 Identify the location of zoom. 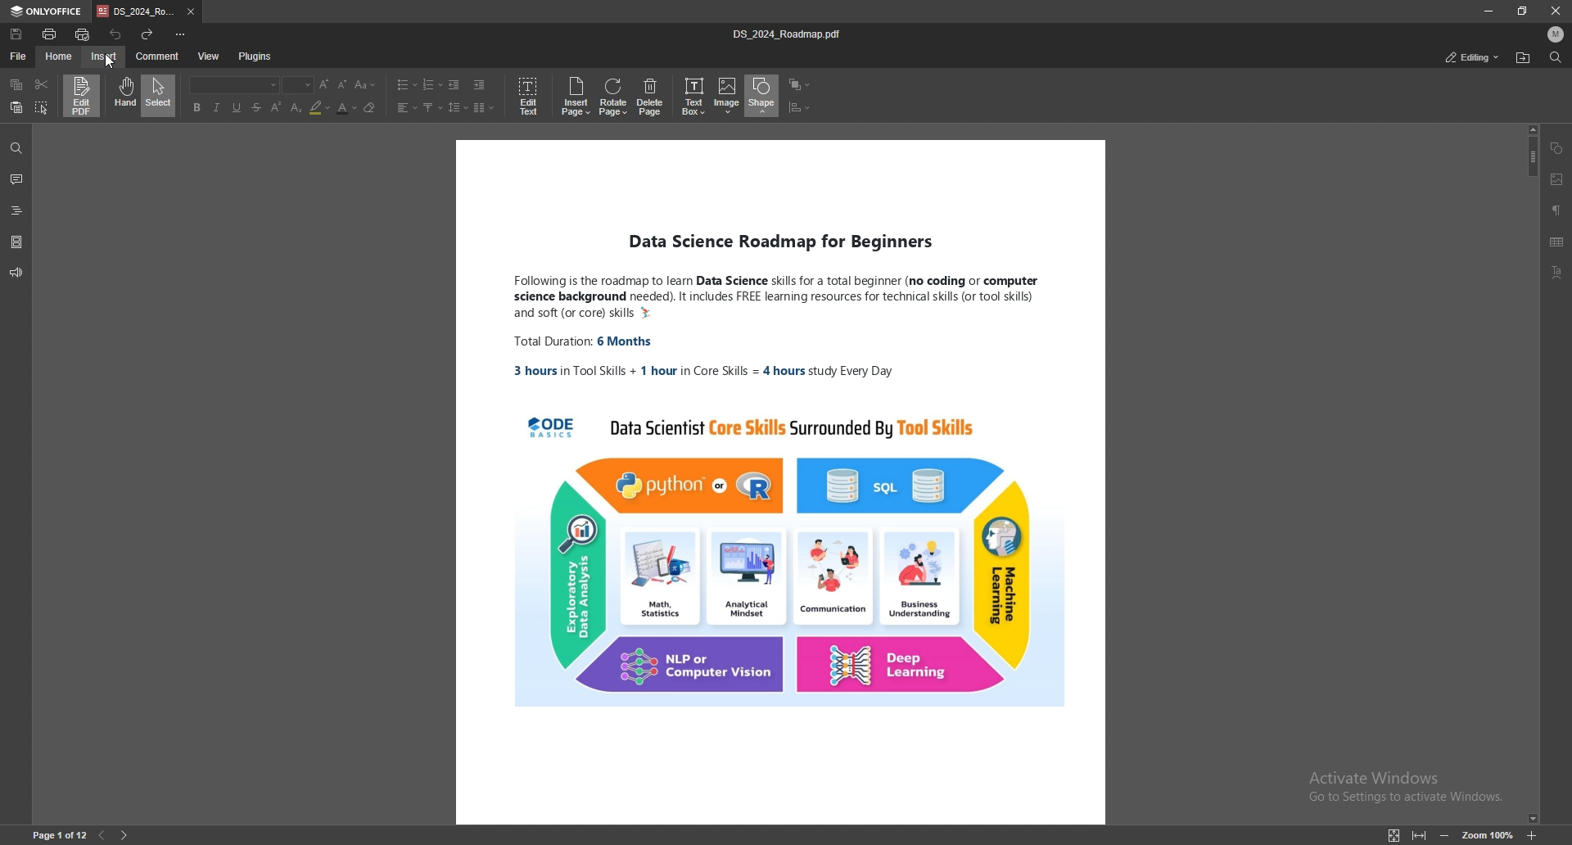
(1487, 834).